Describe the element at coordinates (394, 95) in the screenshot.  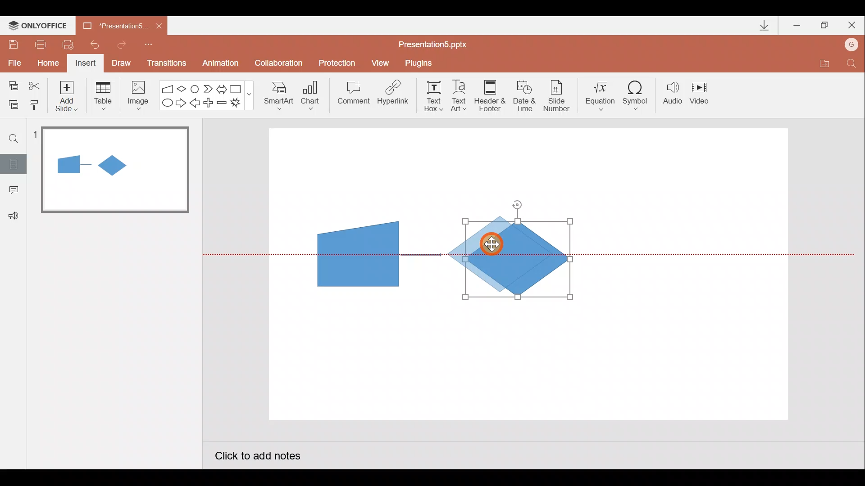
I see `Hyperlink` at that location.